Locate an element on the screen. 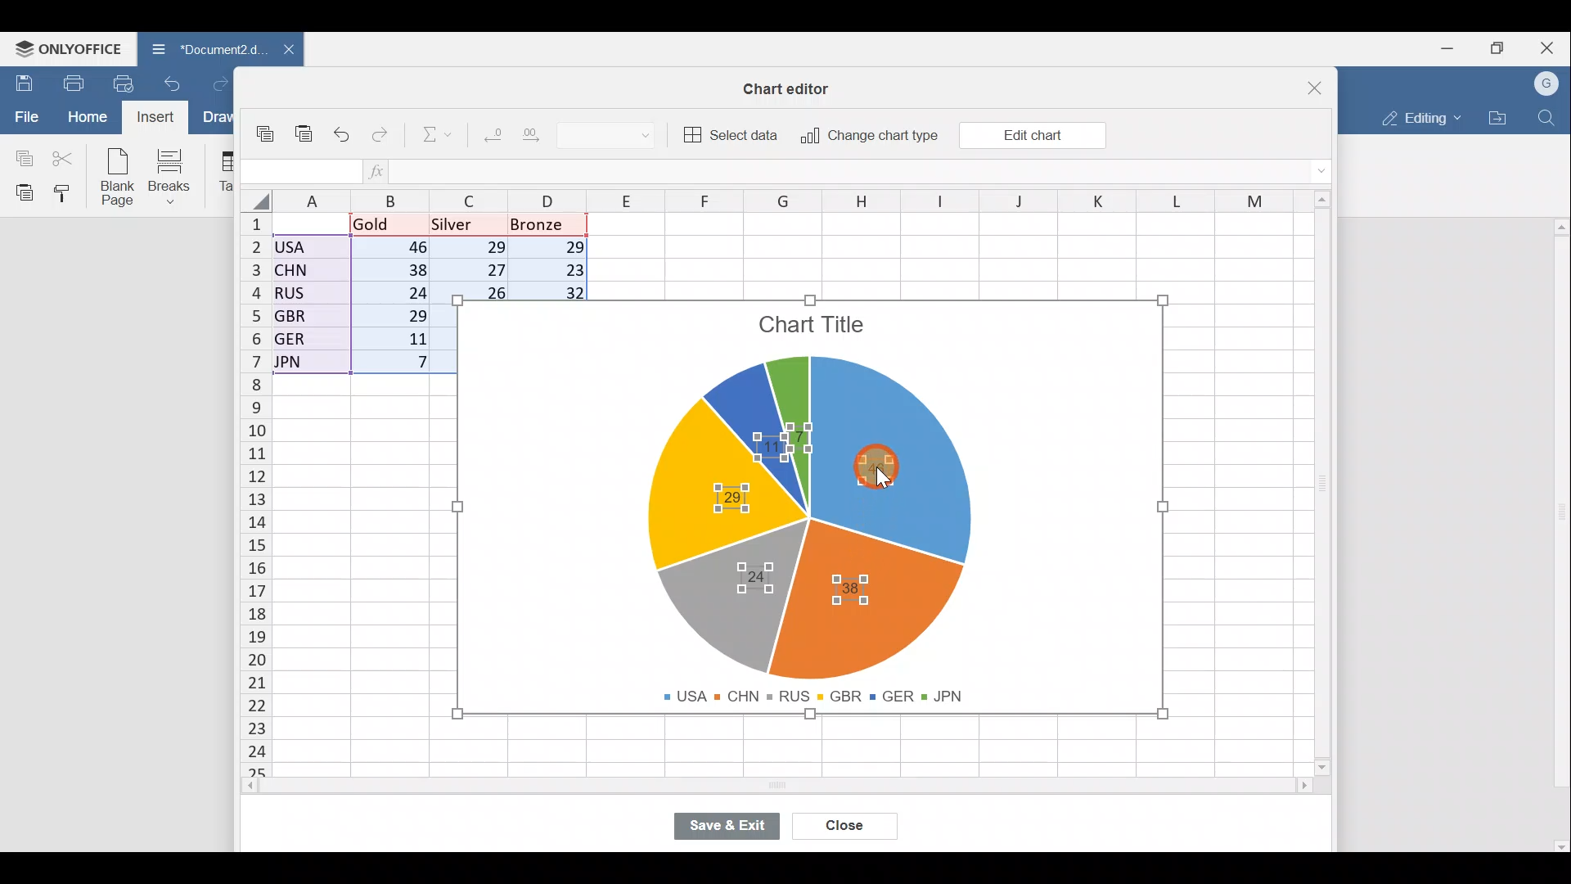  Chart legends is located at coordinates (821, 692).